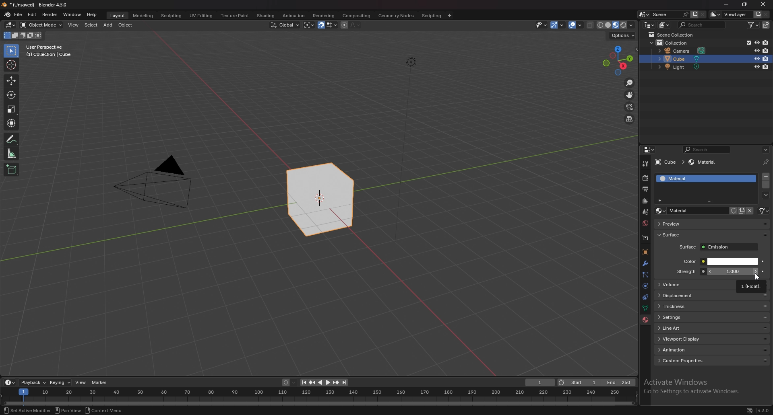 The image size is (773, 415). What do you see at coordinates (11, 51) in the screenshot?
I see `selector` at bounding box center [11, 51].